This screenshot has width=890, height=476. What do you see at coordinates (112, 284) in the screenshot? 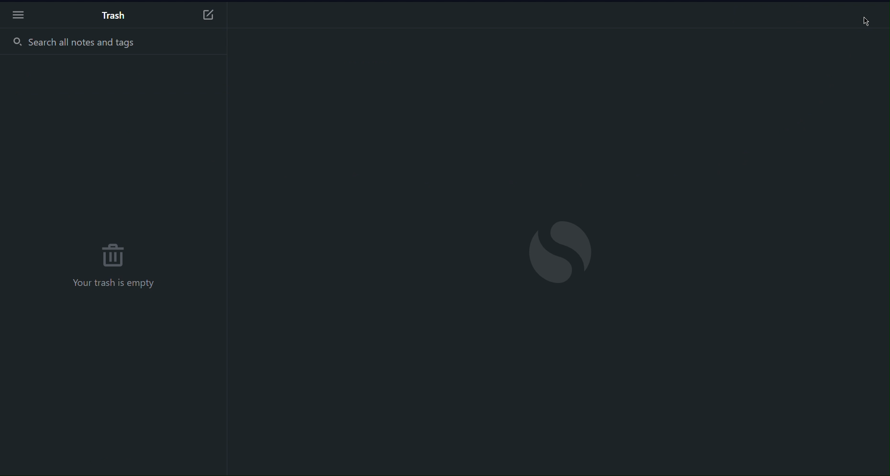
I see `Your Trash is empty` at bounding box center [112, 284].